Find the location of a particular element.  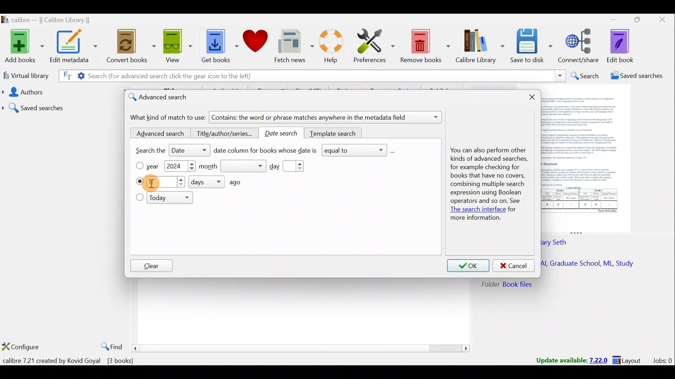

Fetch news is located at coordinates (294, 46).